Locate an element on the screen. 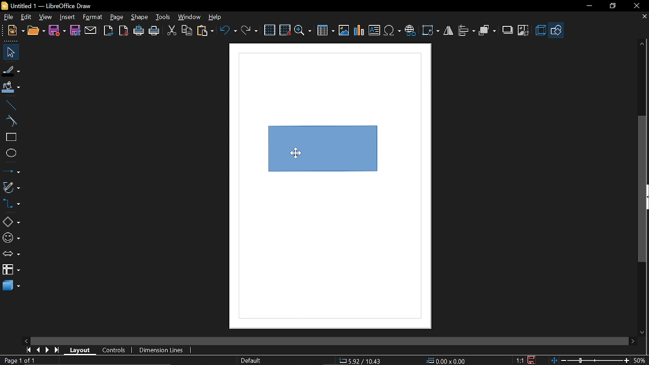 The width and height of the screenshot is (649, 365). print directly is located at coordinates (138, 31).